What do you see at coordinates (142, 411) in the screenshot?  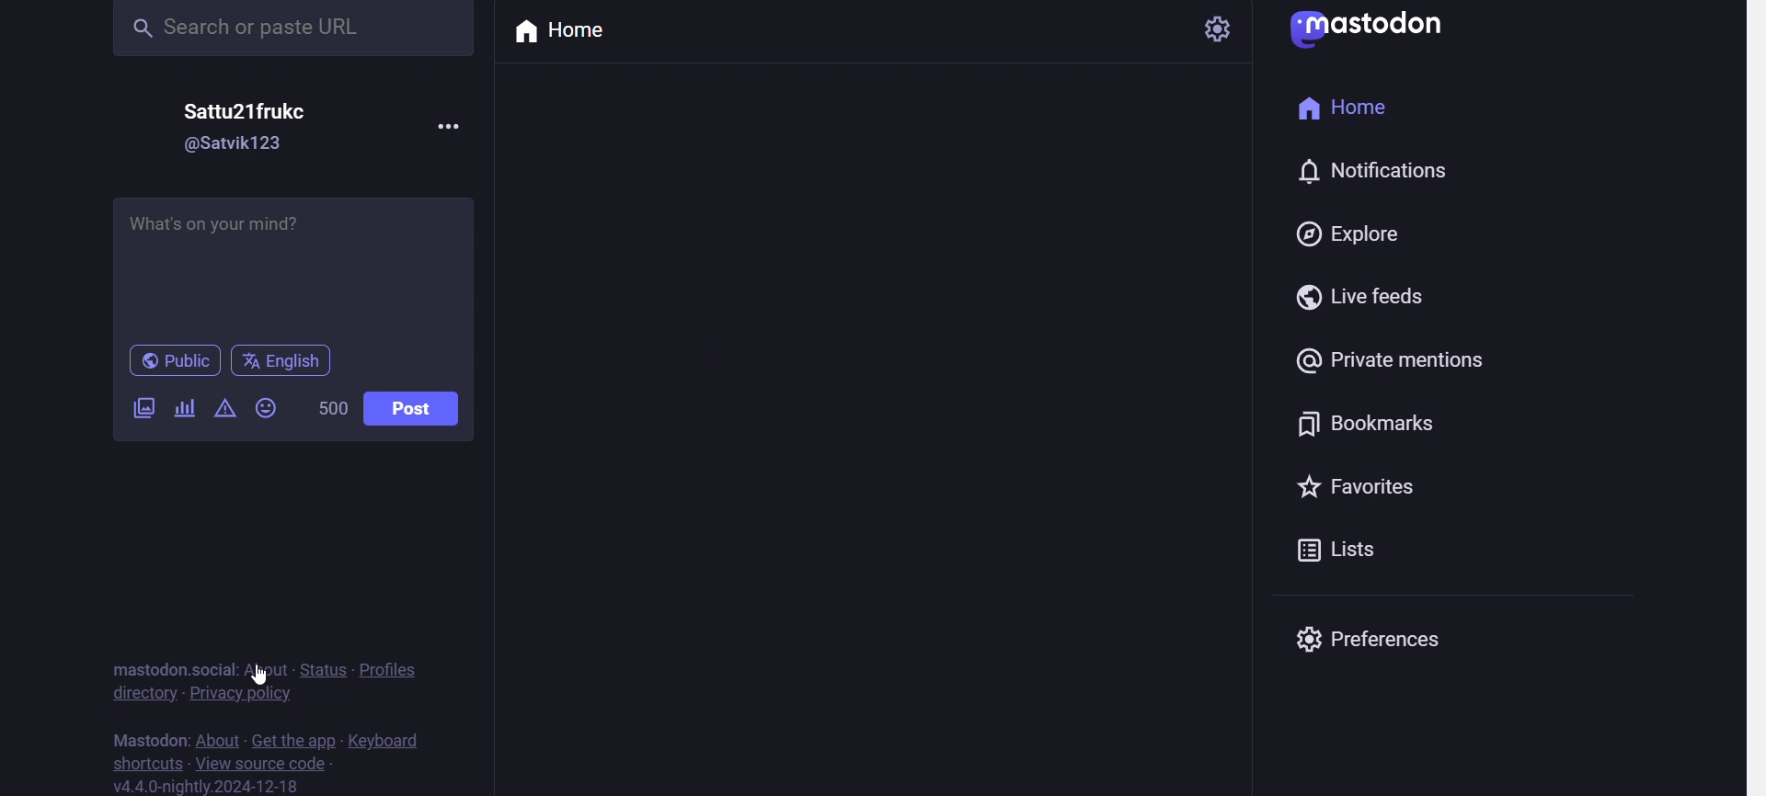 I see `image/video` at bounding box center [142, 411].